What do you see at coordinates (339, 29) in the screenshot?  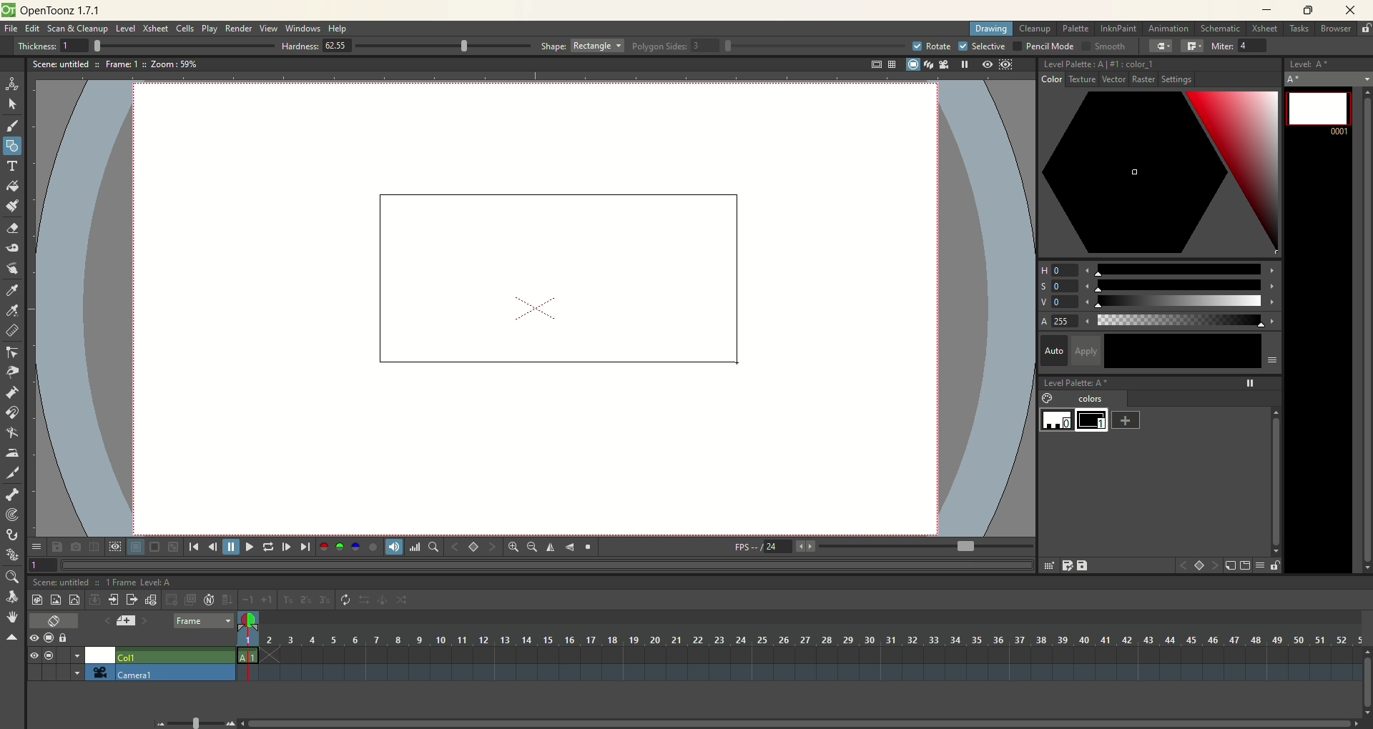 I see `help` at bounding box center [339, 29].